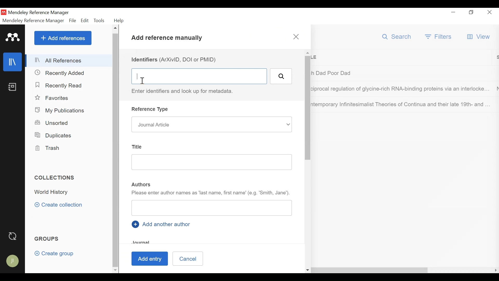  I want to click on Add Entry, so click(149, 259).